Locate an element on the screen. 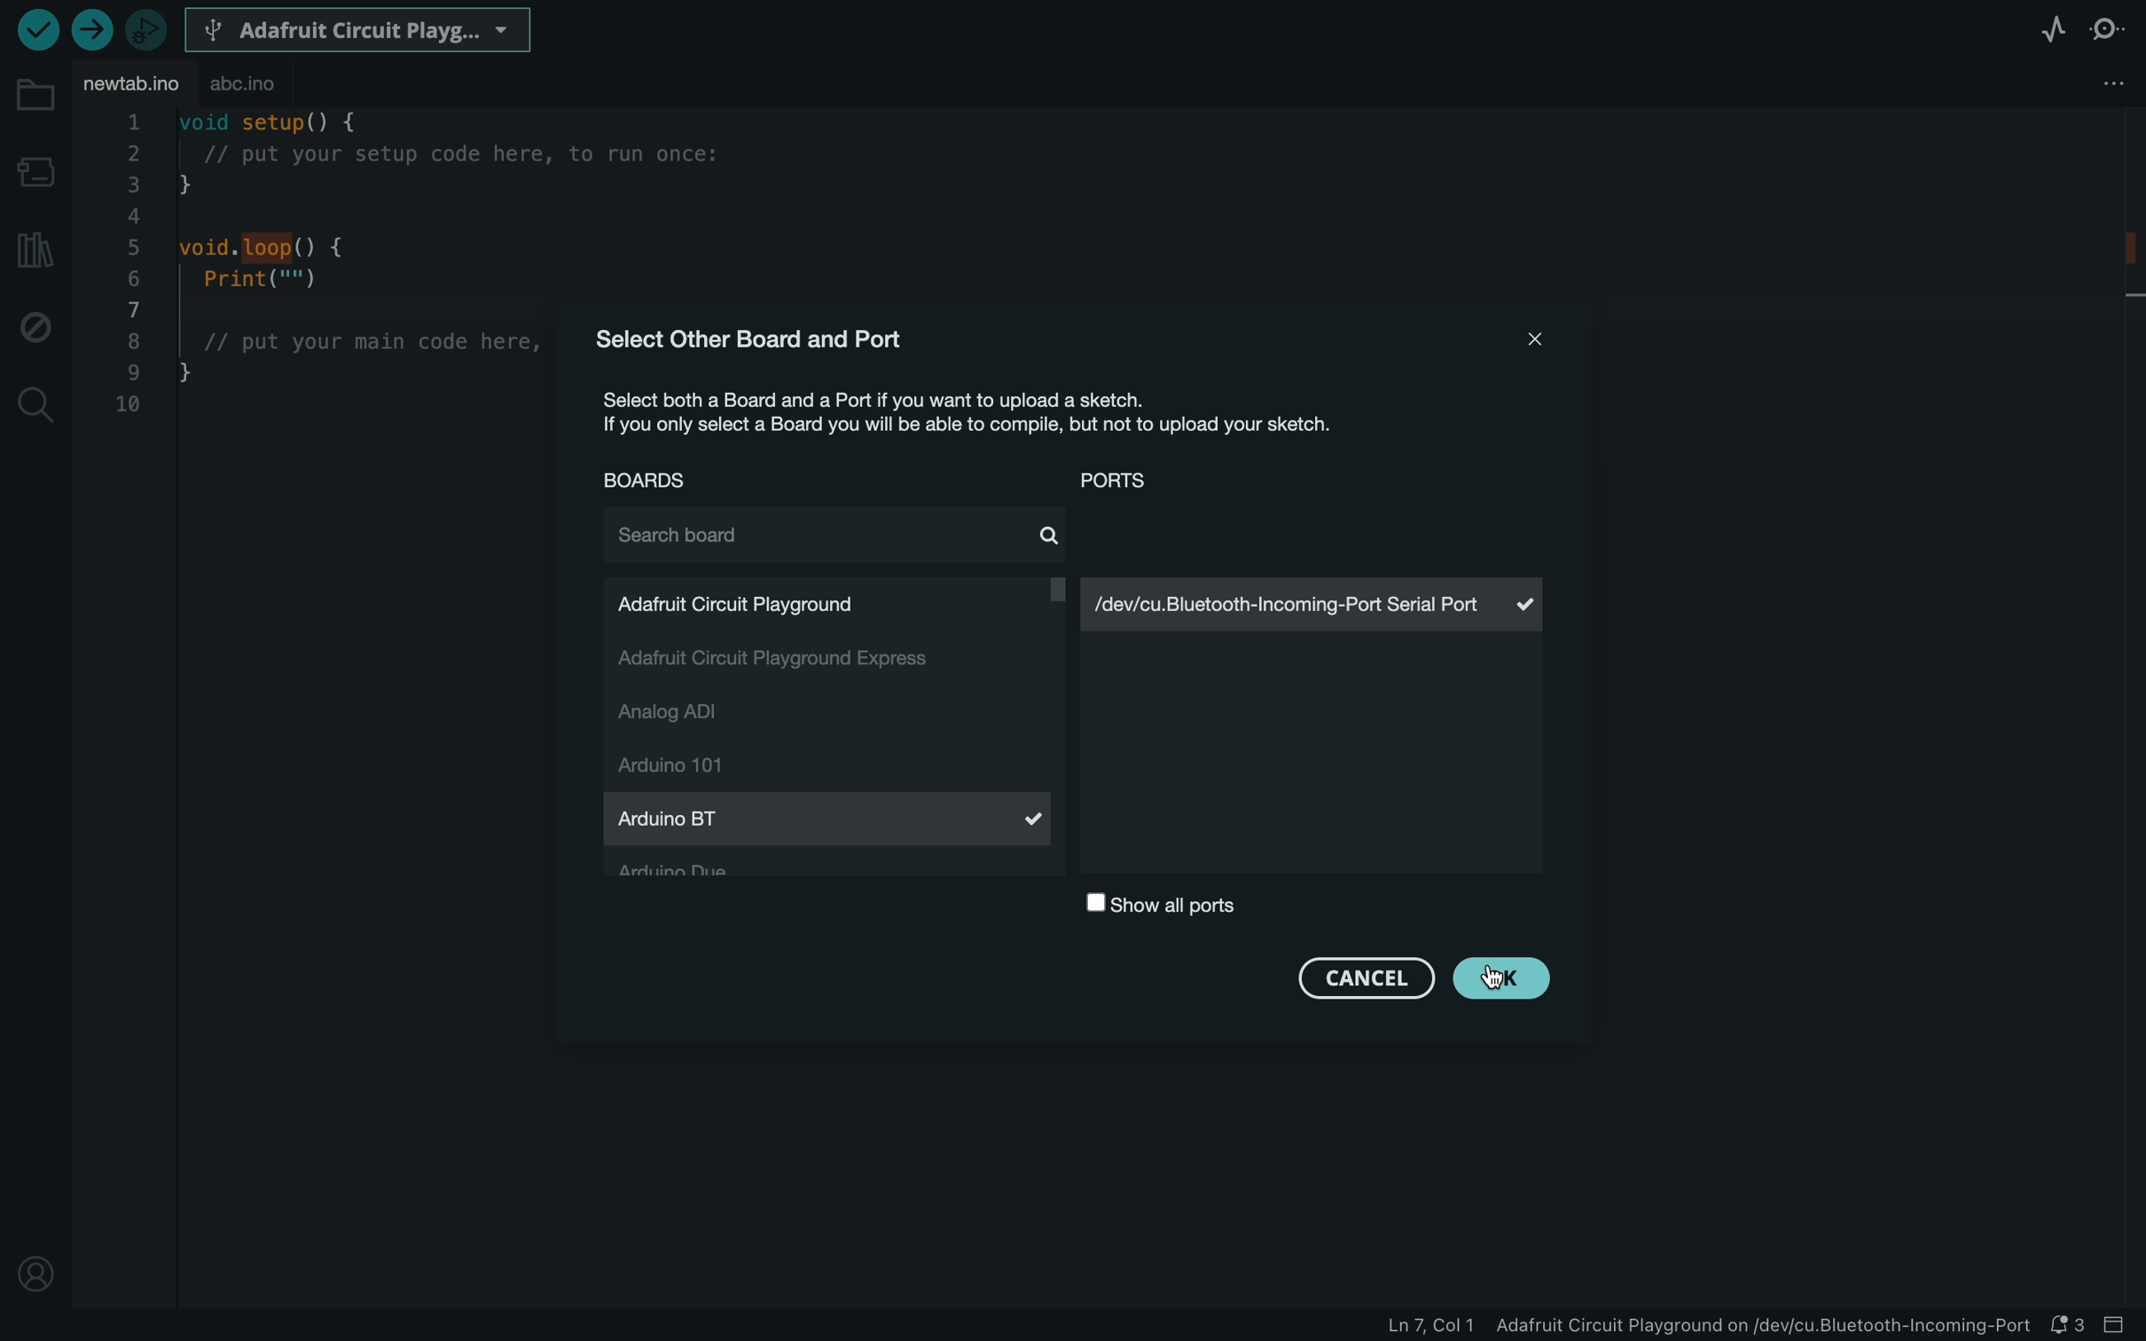  description is located at coordinates (1001, 420).